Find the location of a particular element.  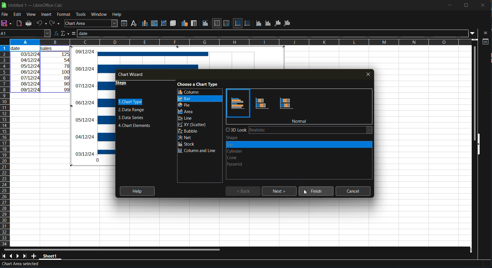

side bar settings is located at coordinates (486, 33).